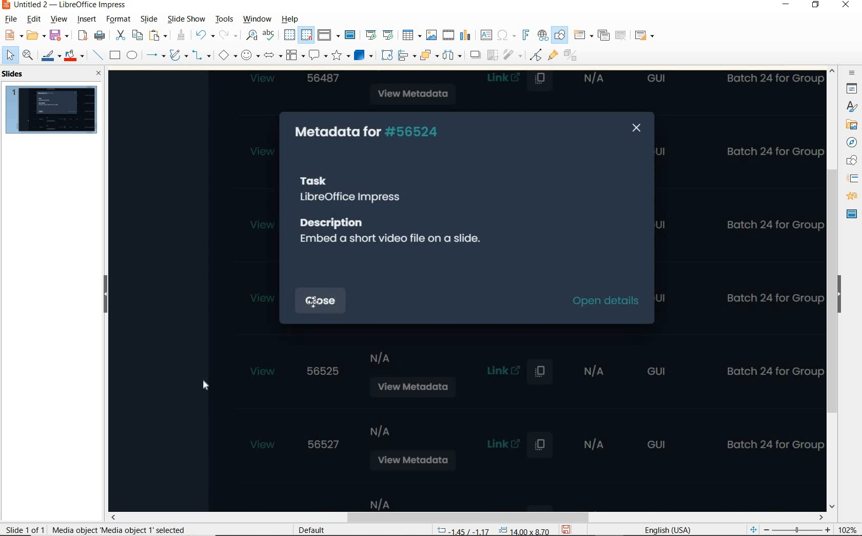 This screenshot has width=862, height=536. Describe the element at coordinates (432, 35) in the screenshot. I see `INSERT IMAGE` at that location.